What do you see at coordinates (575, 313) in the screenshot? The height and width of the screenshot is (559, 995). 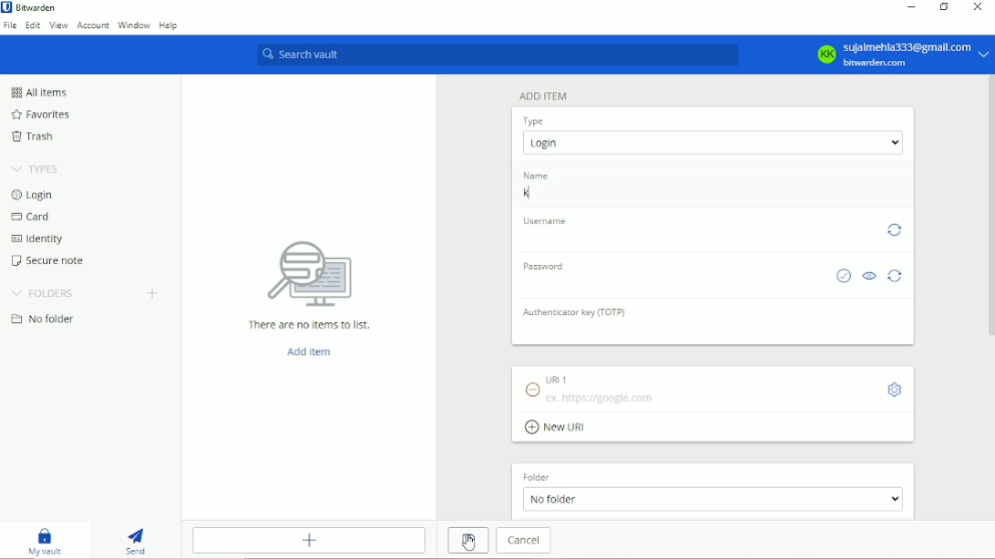 I see `Authenticator key (TOTP)` at bounding box center [575, 313].